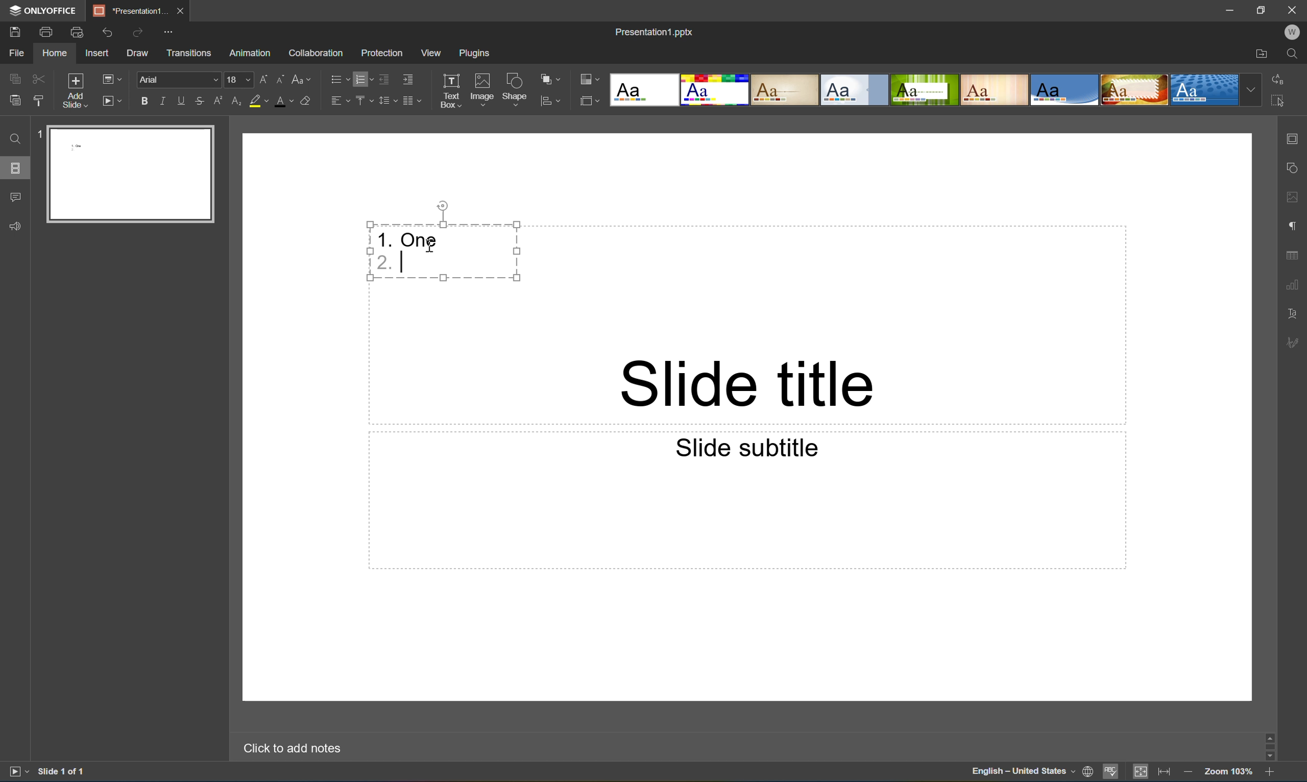 This screenshot has height=782, width=1307. What do you see at coordinates (180, 80) in the screenshot?
I see `Font` at bounding box center [180, 80].